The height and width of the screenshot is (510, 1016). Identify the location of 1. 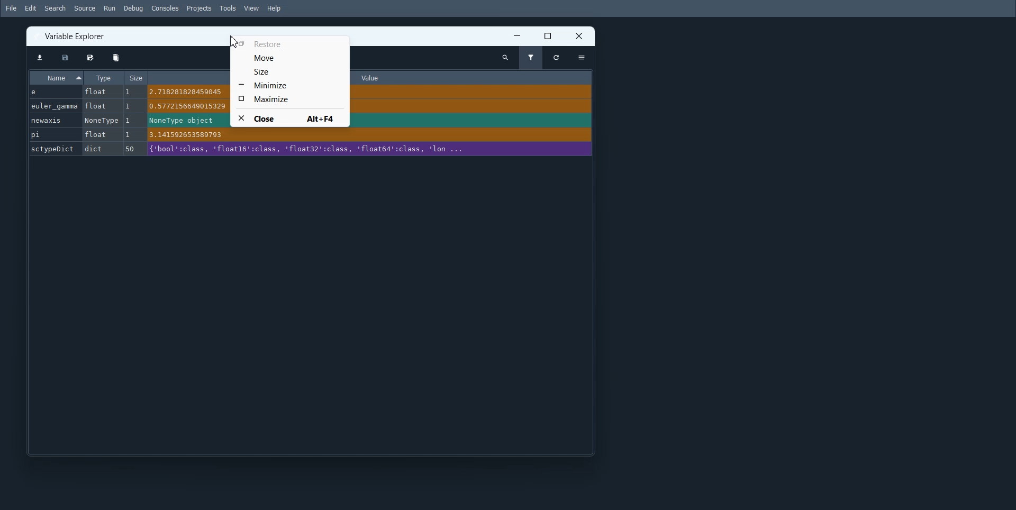
(130, 120).